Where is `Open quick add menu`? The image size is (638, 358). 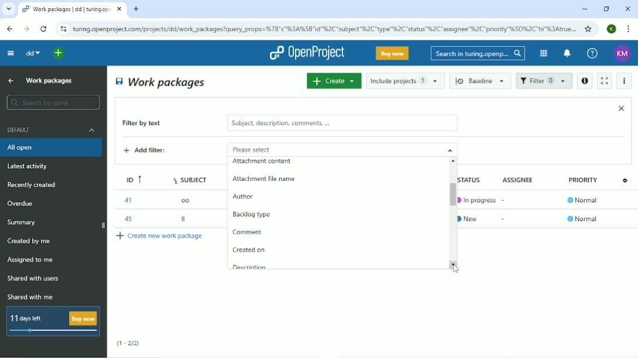
Open quick add menu is located at coordinates (59, 53).